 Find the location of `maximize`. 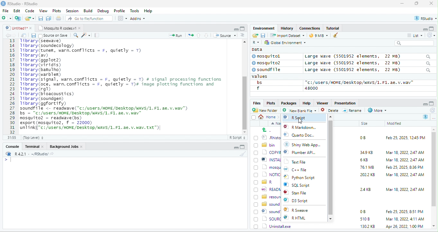

maximize is located at coordinates (432, 103).